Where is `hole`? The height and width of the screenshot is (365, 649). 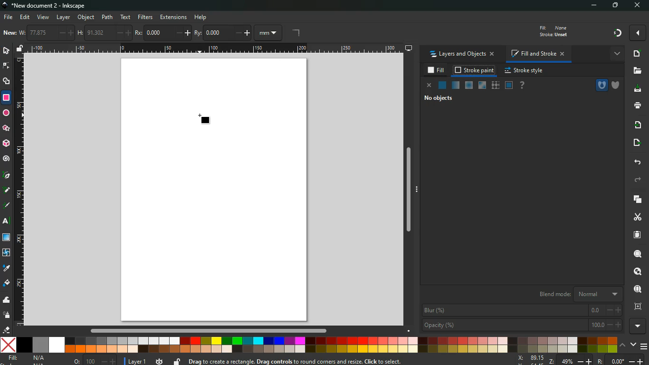
hole is located at coordinates (598, 86).